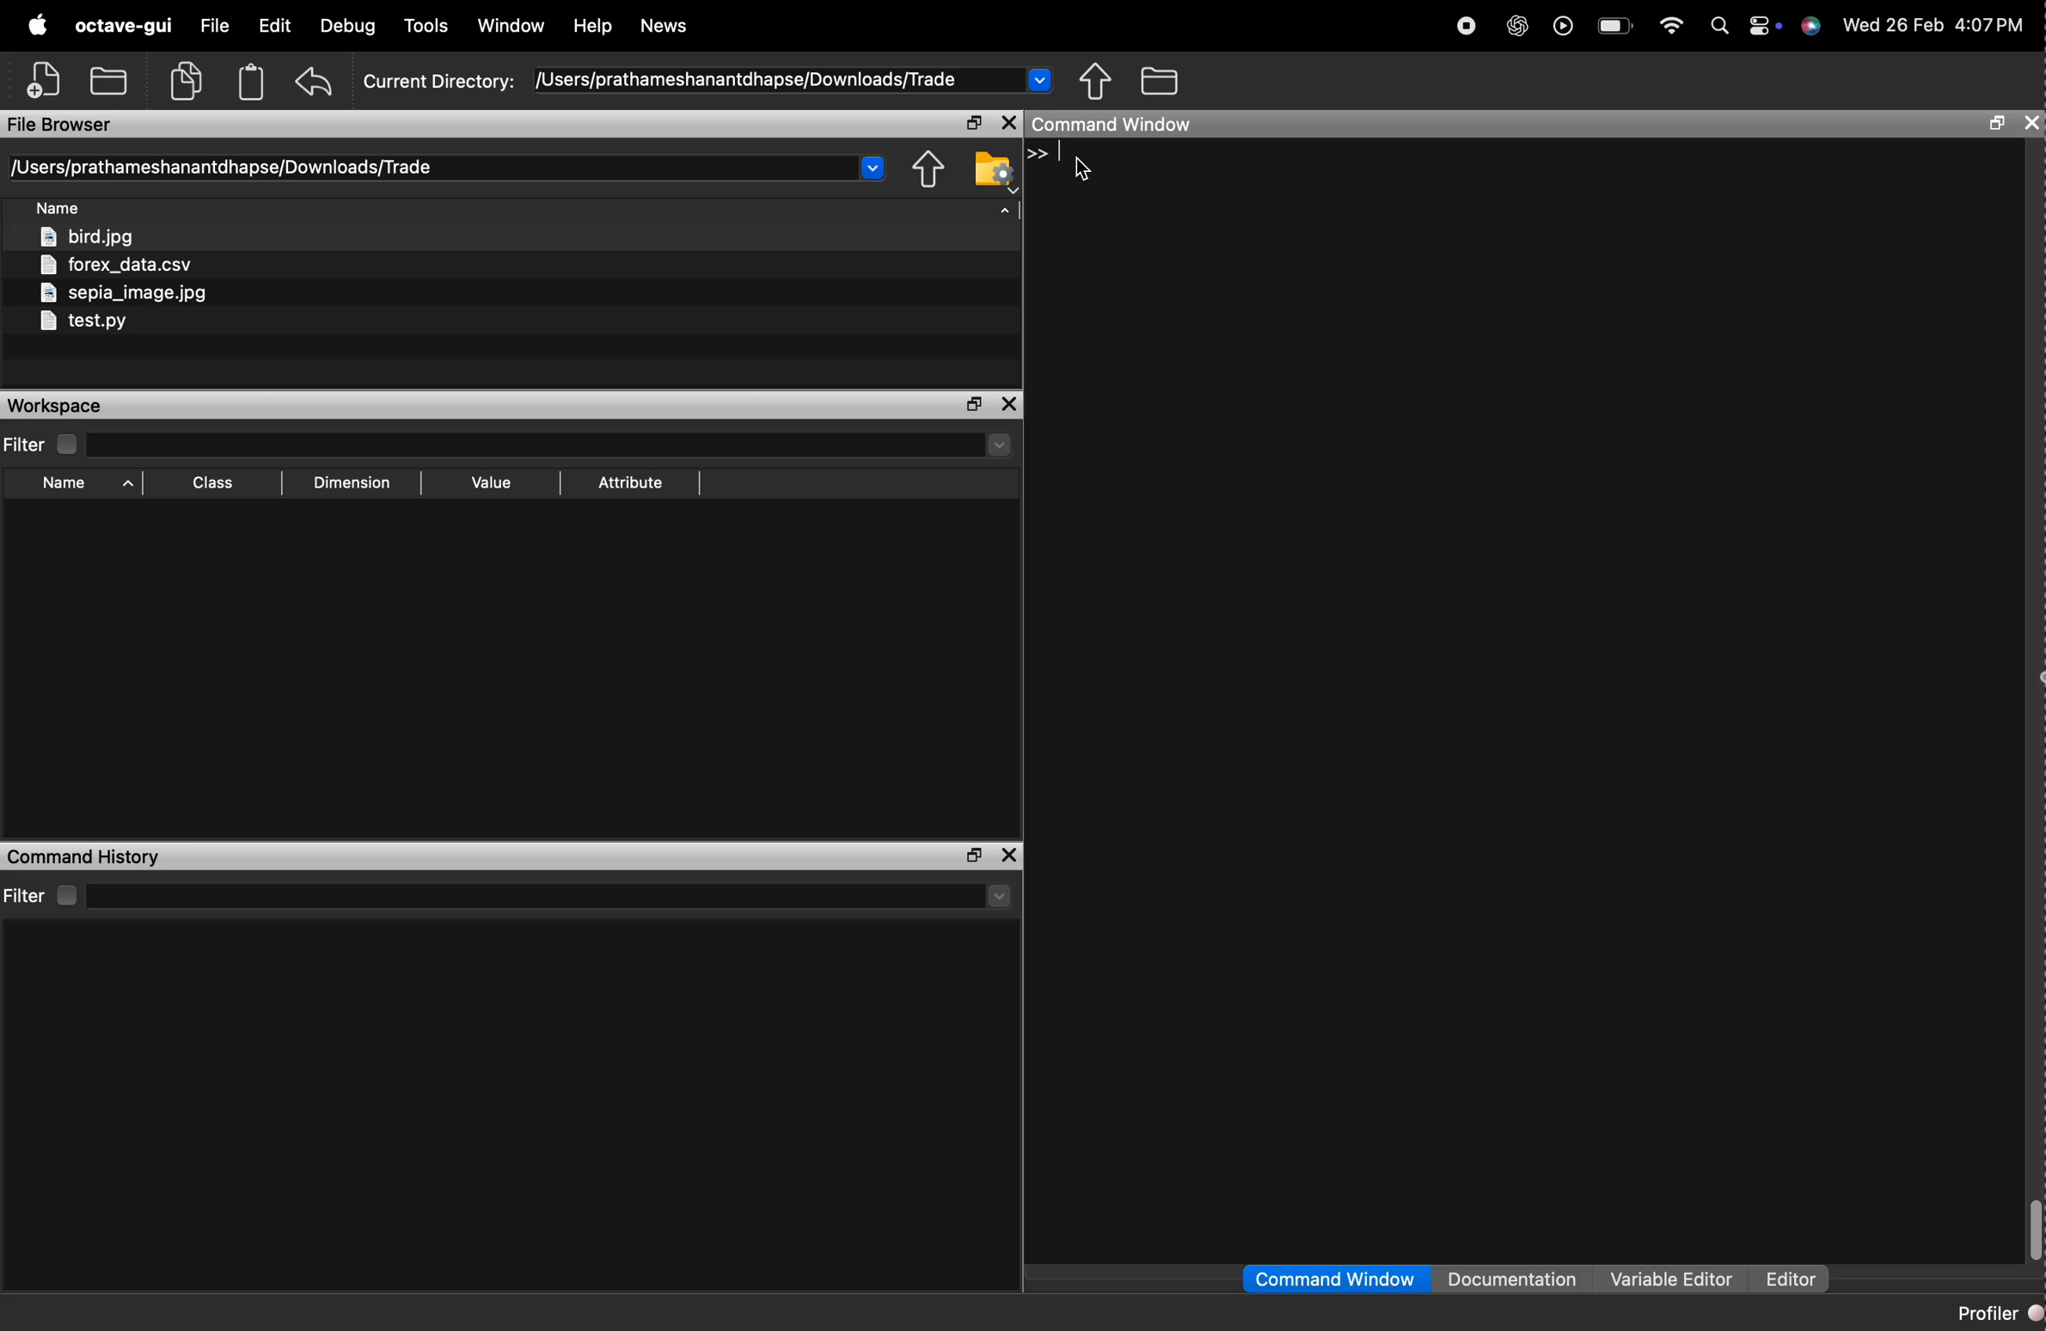  What do you see at coordinates (976, 404) in the screenshot?
I see `open in separate window` at bounding box center [976, 404].